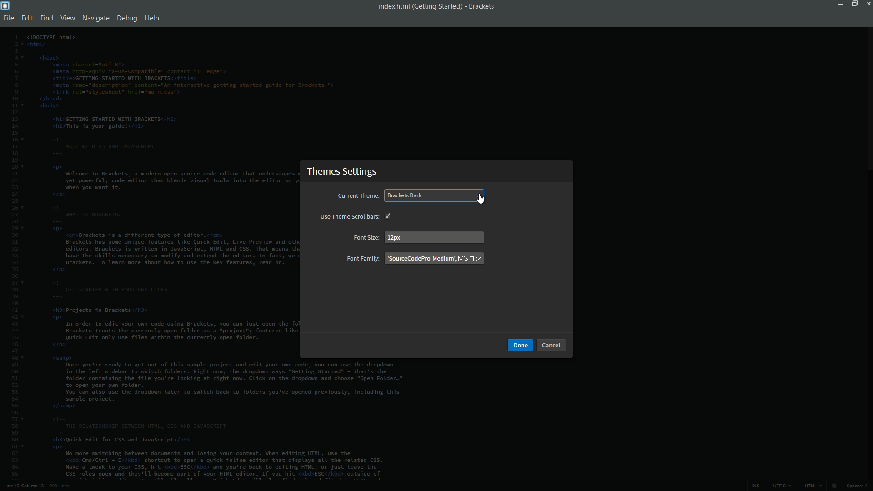  Describe the element at coordinates (853, 4) in the screenshot. I see `maximize` at that location.